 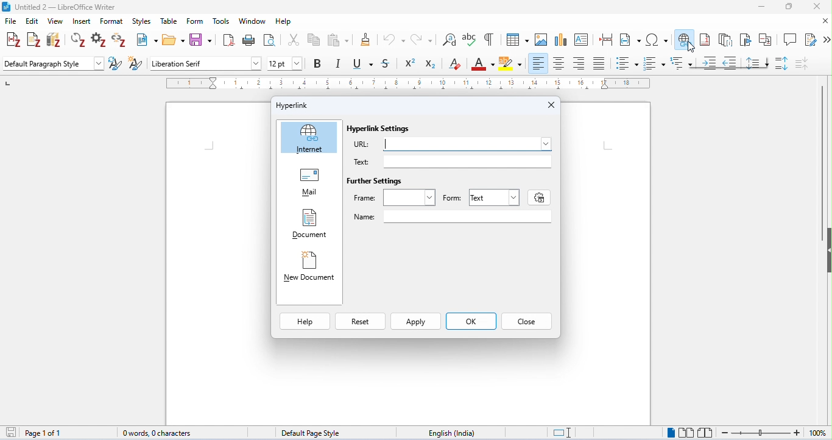 I want to click on new style from selection, so click(x=135, y=63).